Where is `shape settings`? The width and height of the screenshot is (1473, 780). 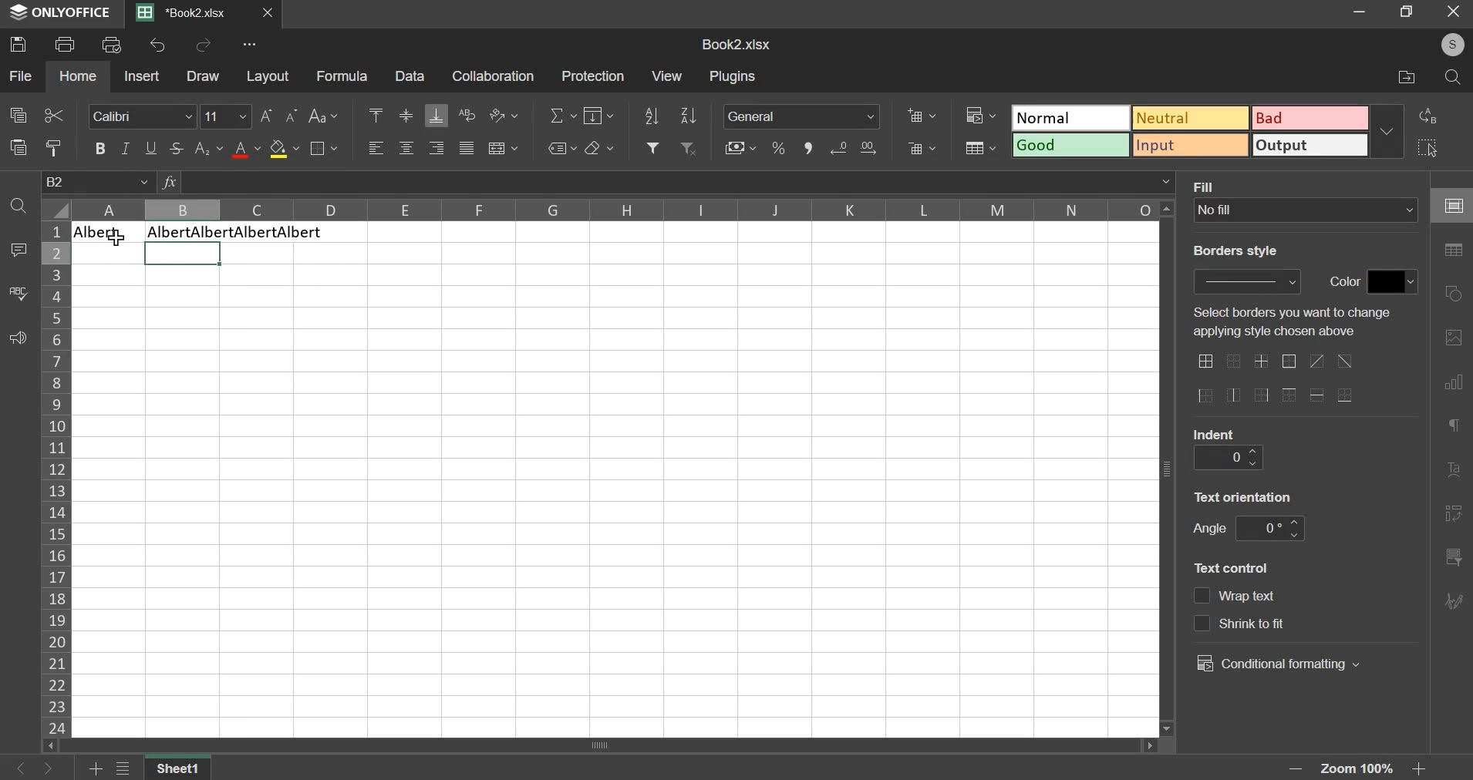 shape settings is located at coordinates (1454, 289).